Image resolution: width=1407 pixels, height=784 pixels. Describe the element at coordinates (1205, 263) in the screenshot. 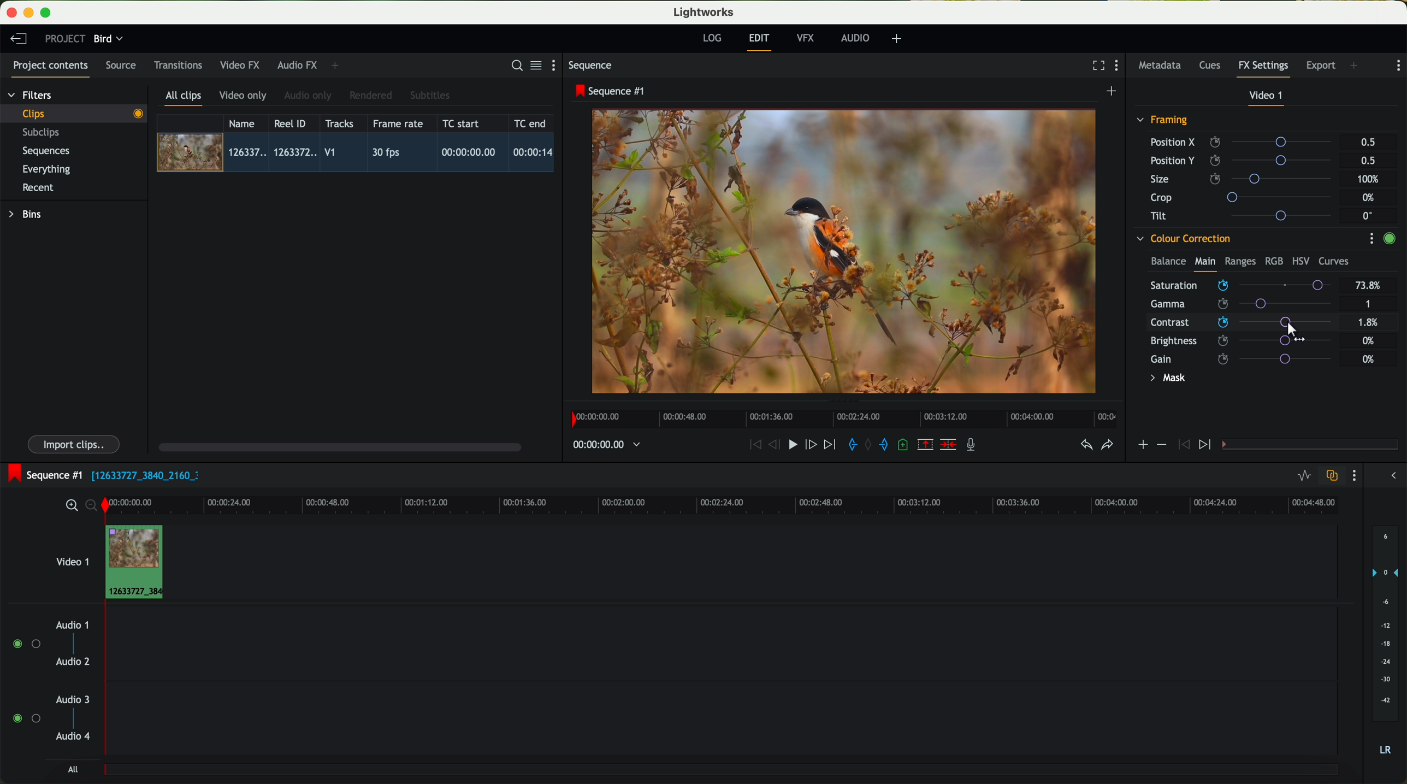

I see `main` at that location.